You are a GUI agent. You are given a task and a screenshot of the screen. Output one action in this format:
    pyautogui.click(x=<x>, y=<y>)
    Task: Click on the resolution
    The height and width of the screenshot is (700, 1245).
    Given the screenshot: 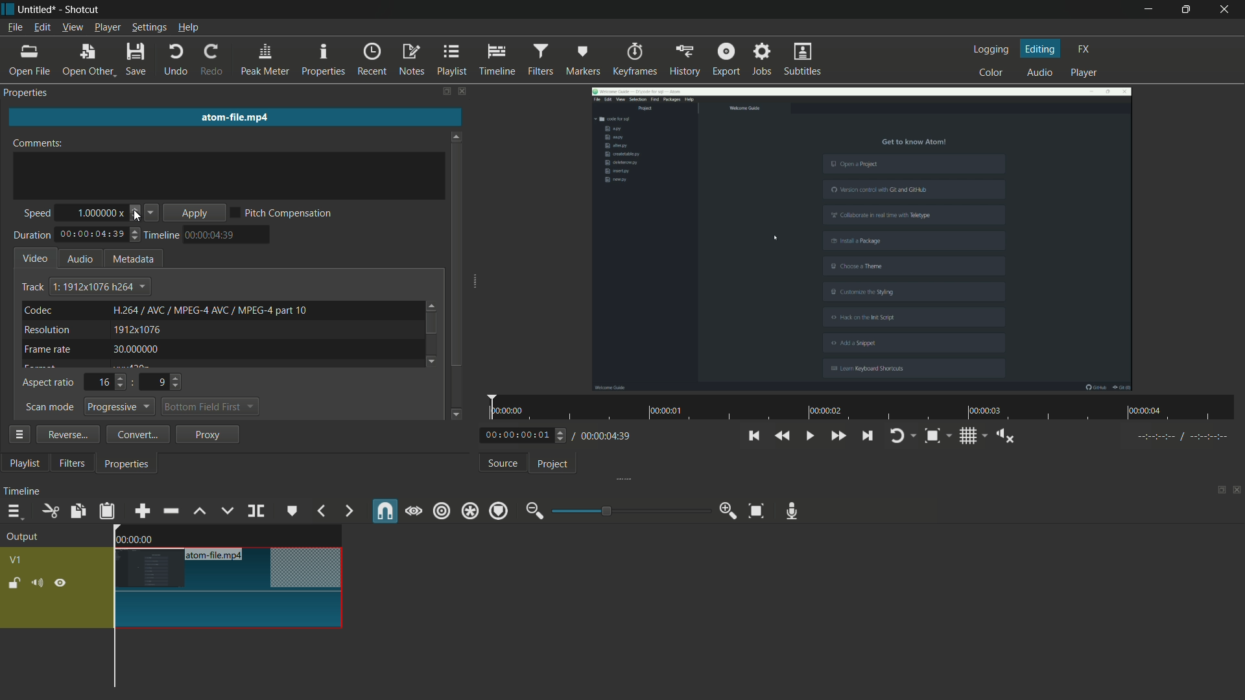 What is the action you would take?
    pyautogui.click(x=48, y=331)
    